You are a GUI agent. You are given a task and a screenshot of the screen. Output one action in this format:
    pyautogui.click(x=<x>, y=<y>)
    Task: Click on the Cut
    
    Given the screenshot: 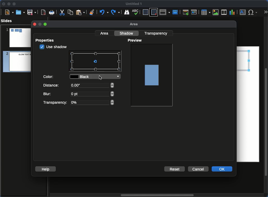 What is the action you would take?
    pyautogui.click(x=62, y=12)
    